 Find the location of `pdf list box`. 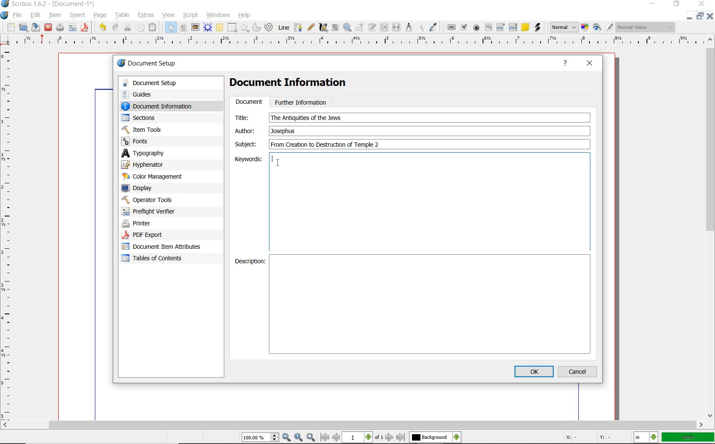

pdf list box is located at coordinates (512, 27).